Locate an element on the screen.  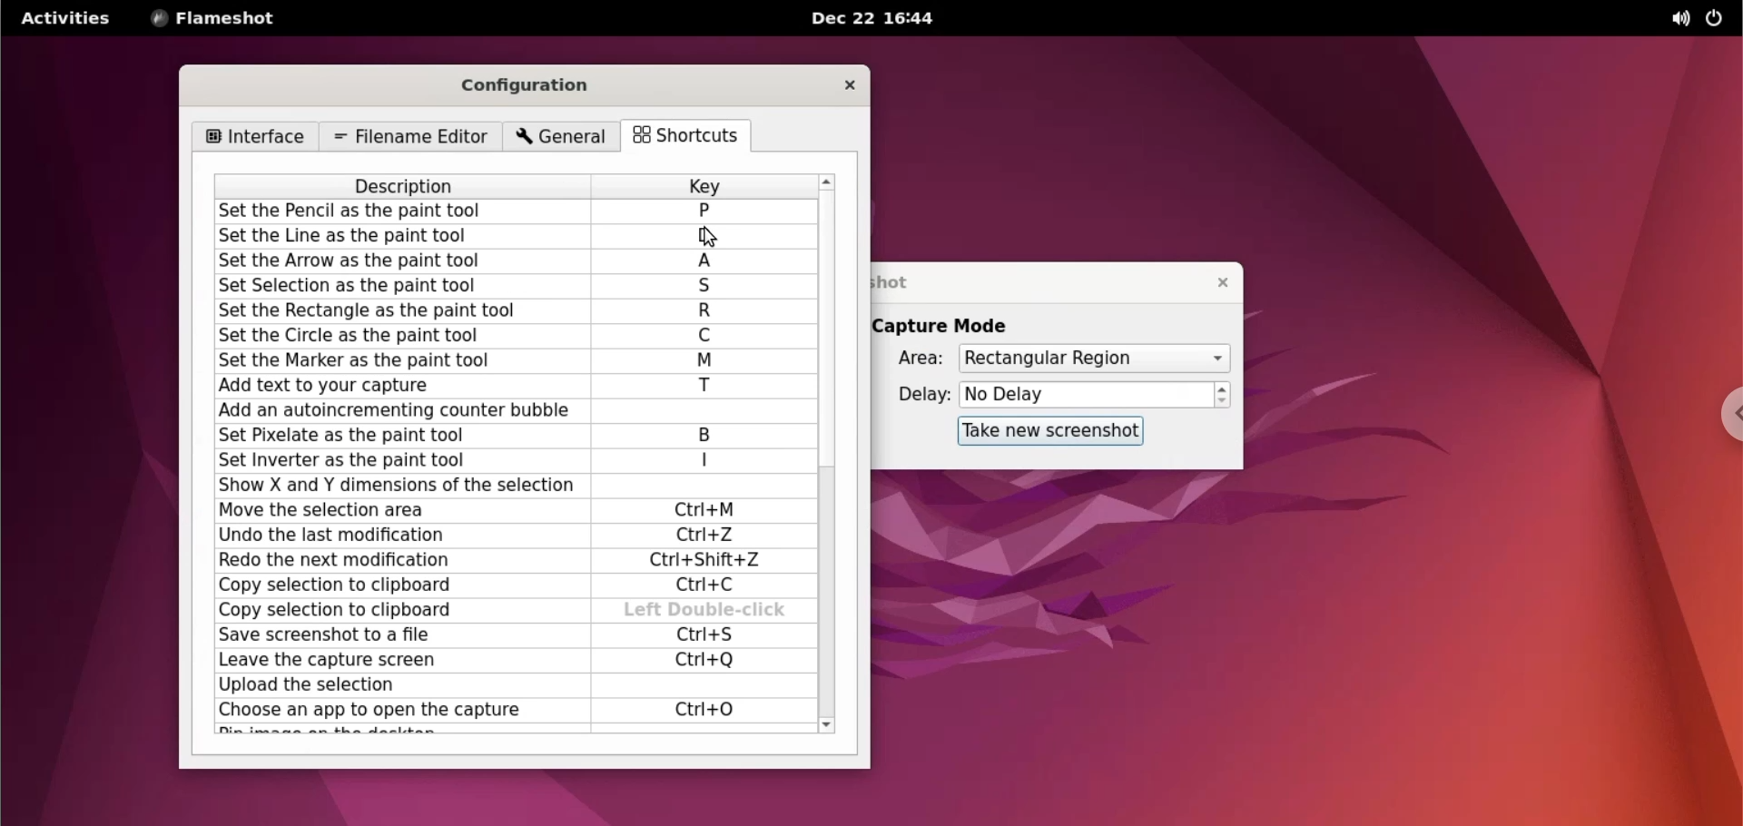
set the rectangle as the paint tool is located at coordinates (397, 311).